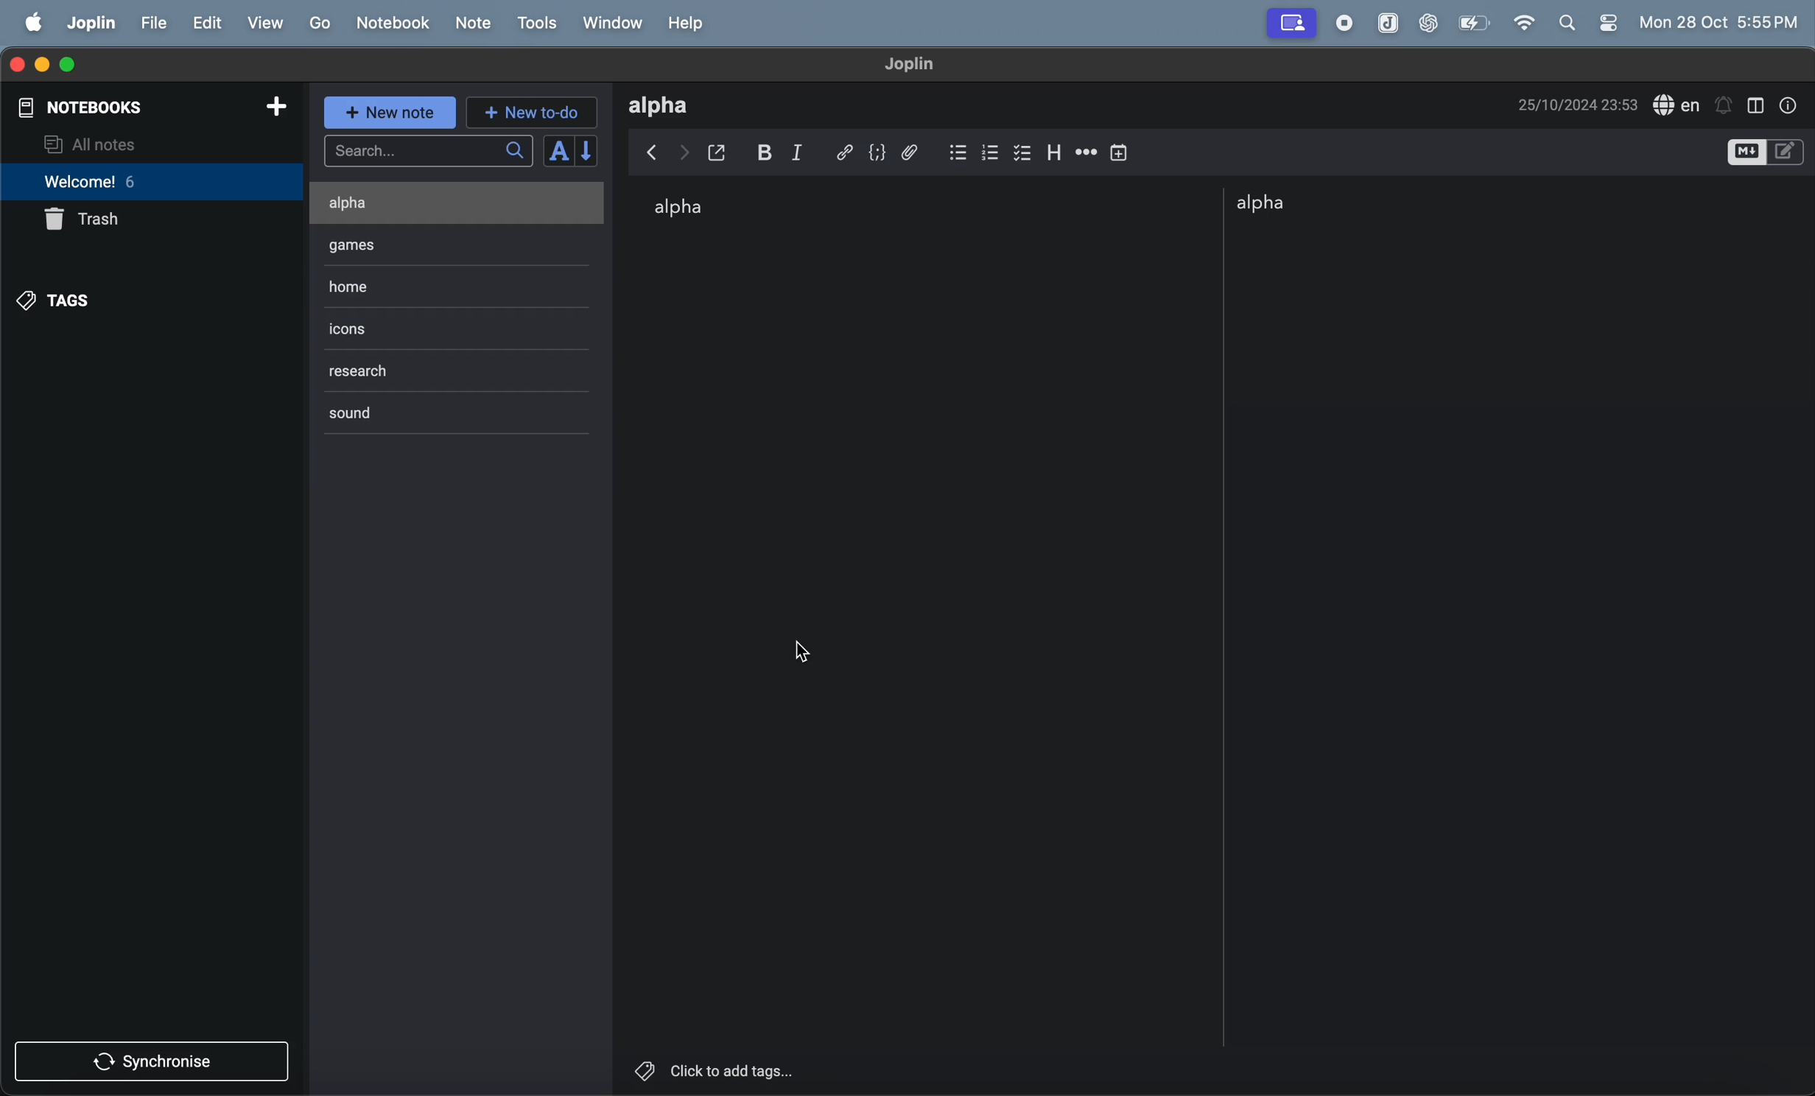  I want to click on cursor, so click(273, 34).